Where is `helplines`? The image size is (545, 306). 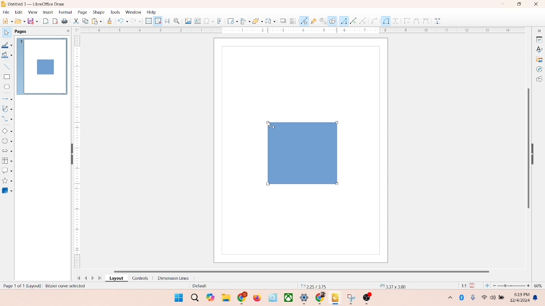 helplines is located at coordinates (167, 21).